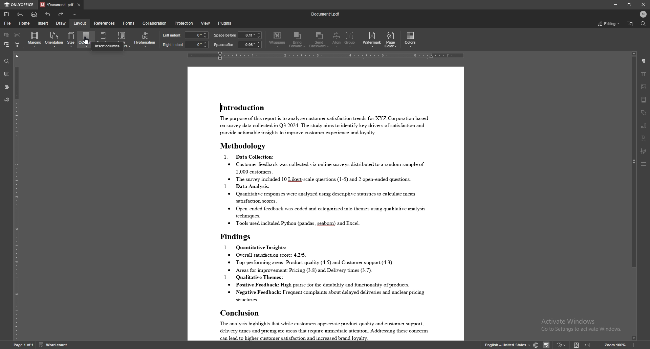 The width and height of the screenshot is (650, 349). I want to click on wrapping, so click(277, 40).